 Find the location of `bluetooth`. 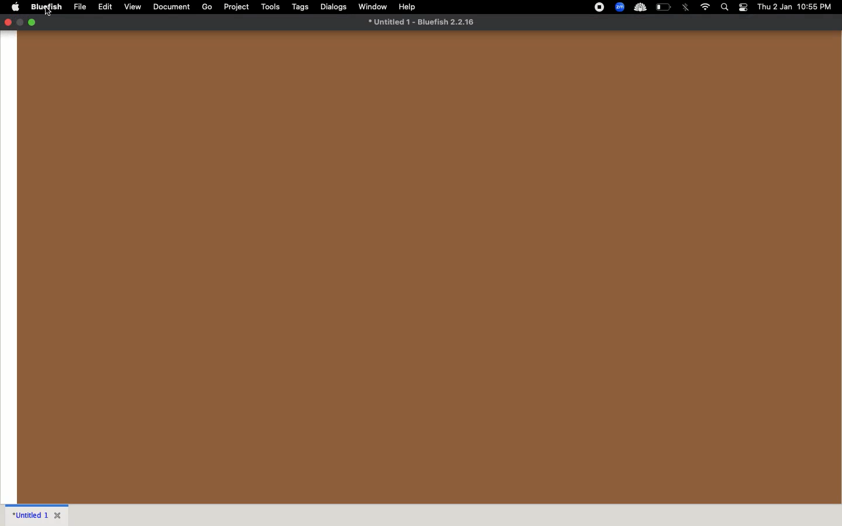

bluetooth is located at coordinates (686, 7).